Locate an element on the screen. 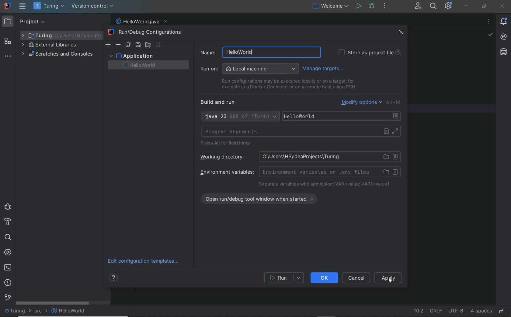  Name is located at coordinates (257, 52).